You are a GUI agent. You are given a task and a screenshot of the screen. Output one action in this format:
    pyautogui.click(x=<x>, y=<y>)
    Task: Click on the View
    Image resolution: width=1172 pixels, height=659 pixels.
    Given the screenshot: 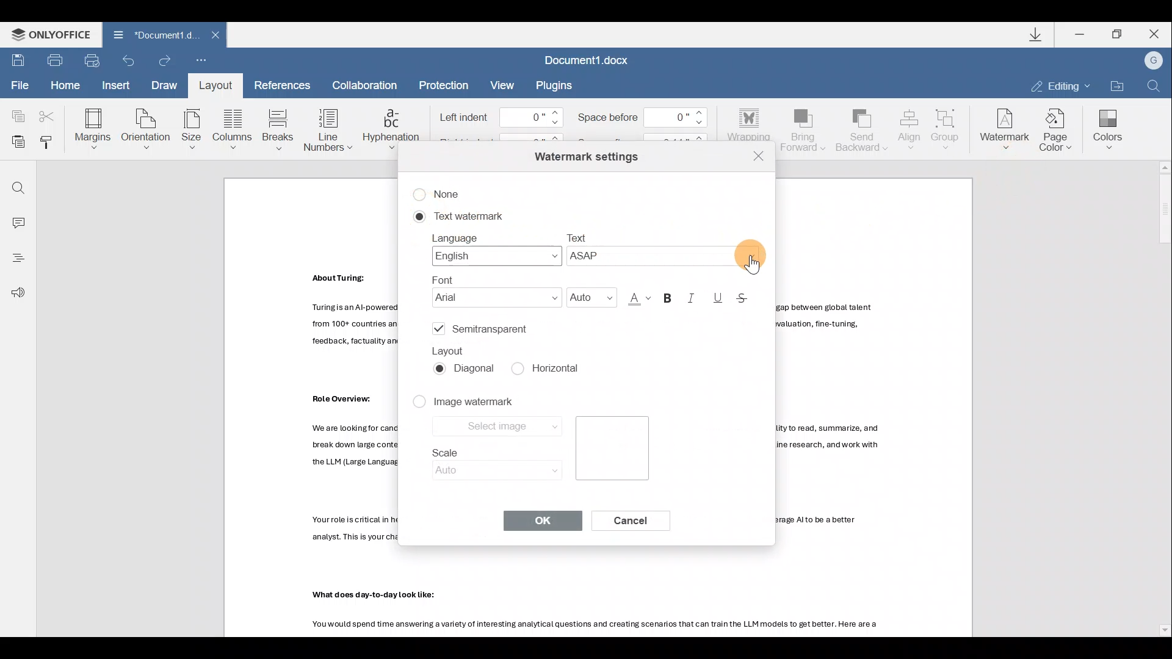 What is the action you would take?
    pyautogui.click(x=502, y=84)
    